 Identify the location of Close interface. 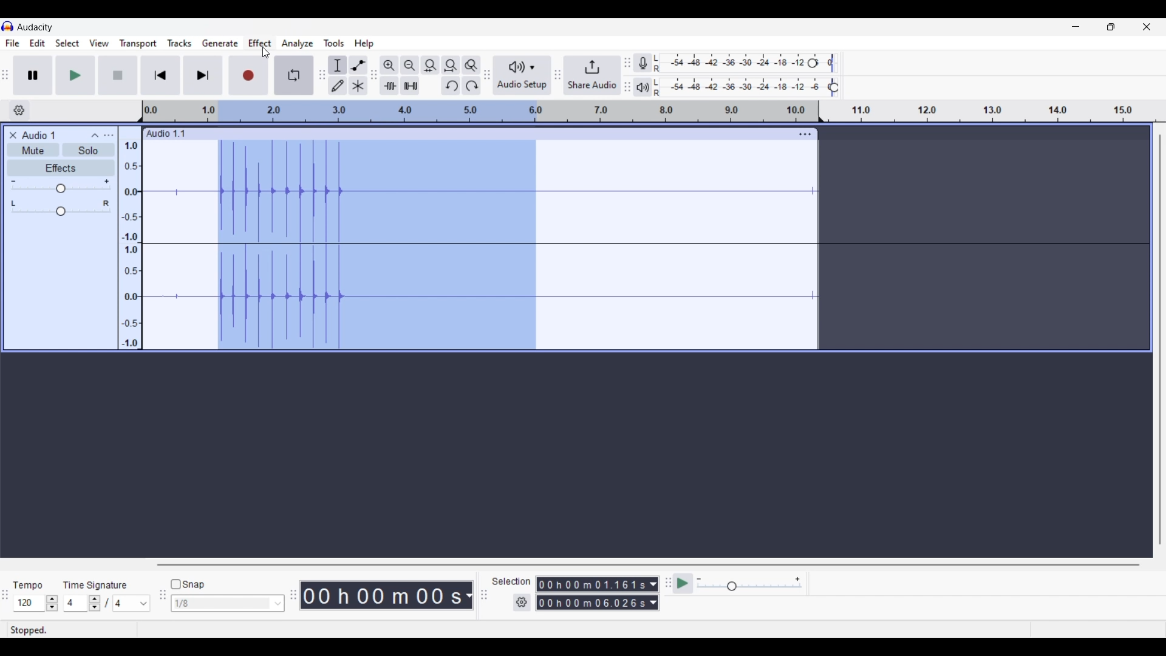
(1147, 27).